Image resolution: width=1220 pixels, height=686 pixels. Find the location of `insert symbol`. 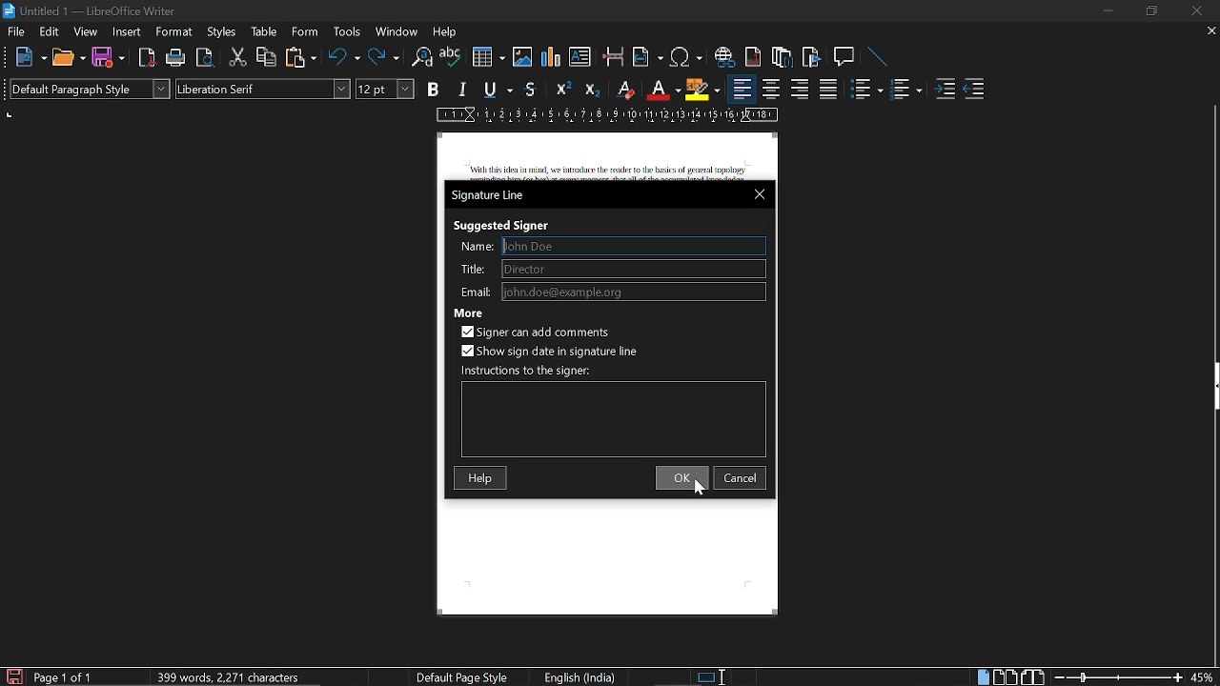

insert symbol is located at coordinates (684, 57).